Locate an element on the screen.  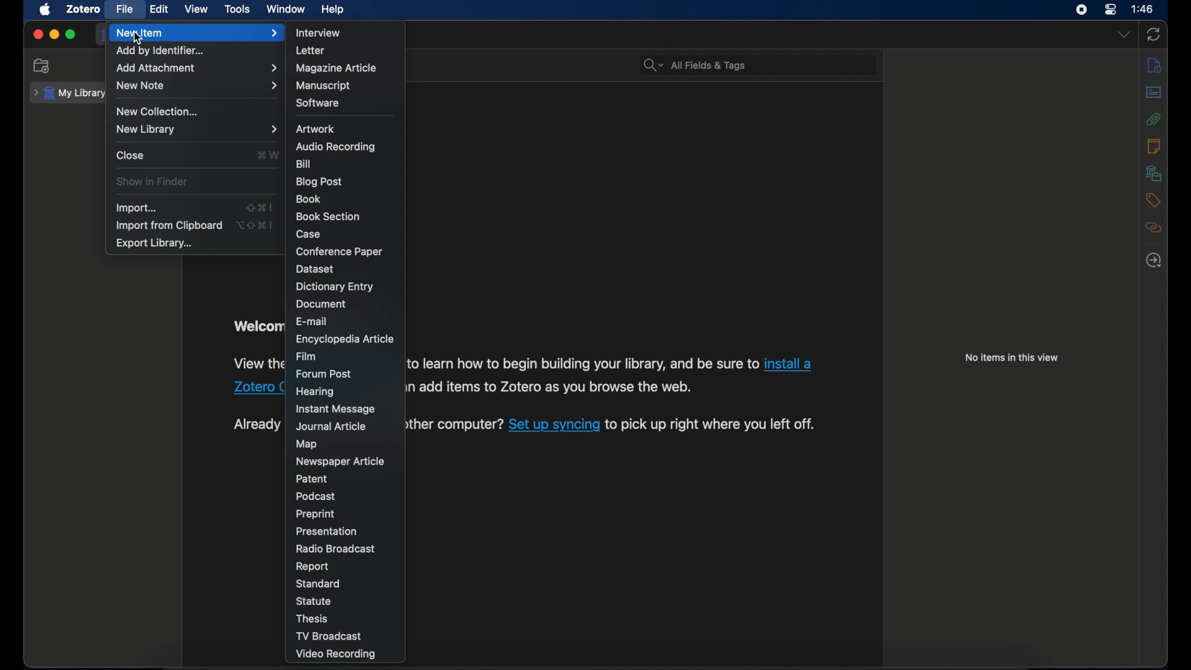
audio recording is located at coordinates (335, 146).